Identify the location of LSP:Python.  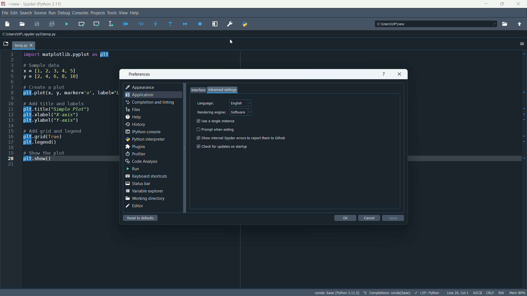
(427, 293).